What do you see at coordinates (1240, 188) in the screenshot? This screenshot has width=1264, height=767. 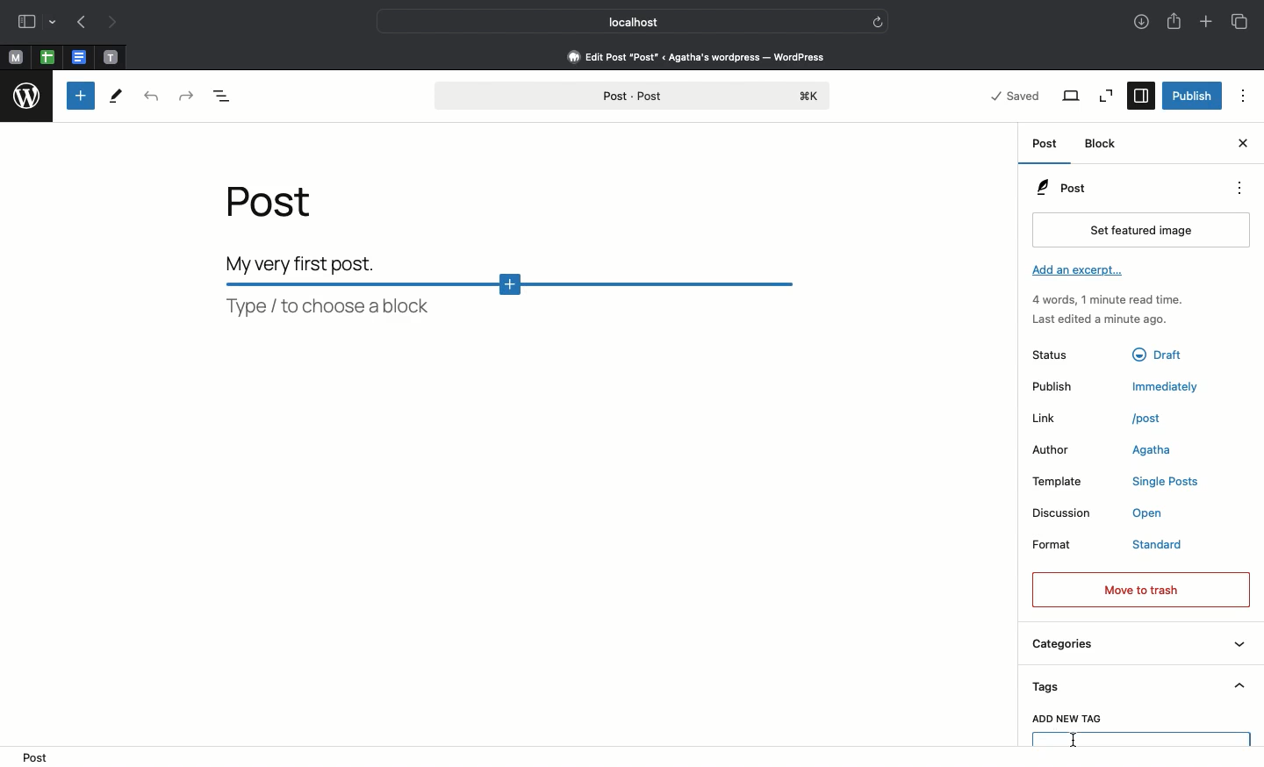 I see `options` at bounding box center [1240, 188].